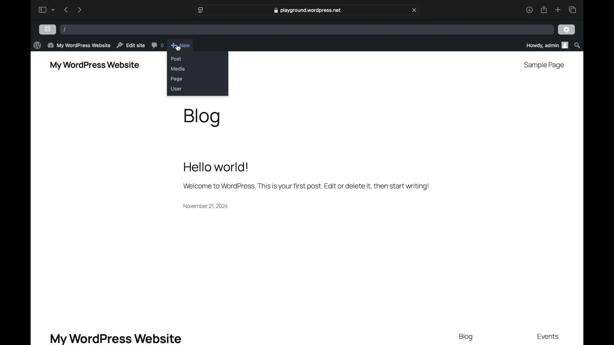  What do you see at coordinates (177, 89) in the screenshot?
I see `user` at bounding box center [177, 89].